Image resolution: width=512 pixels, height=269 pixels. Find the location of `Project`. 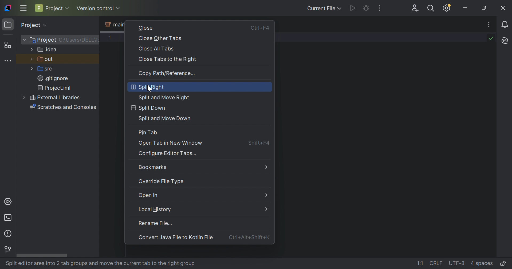

Project is located at coordinates (53, 8).